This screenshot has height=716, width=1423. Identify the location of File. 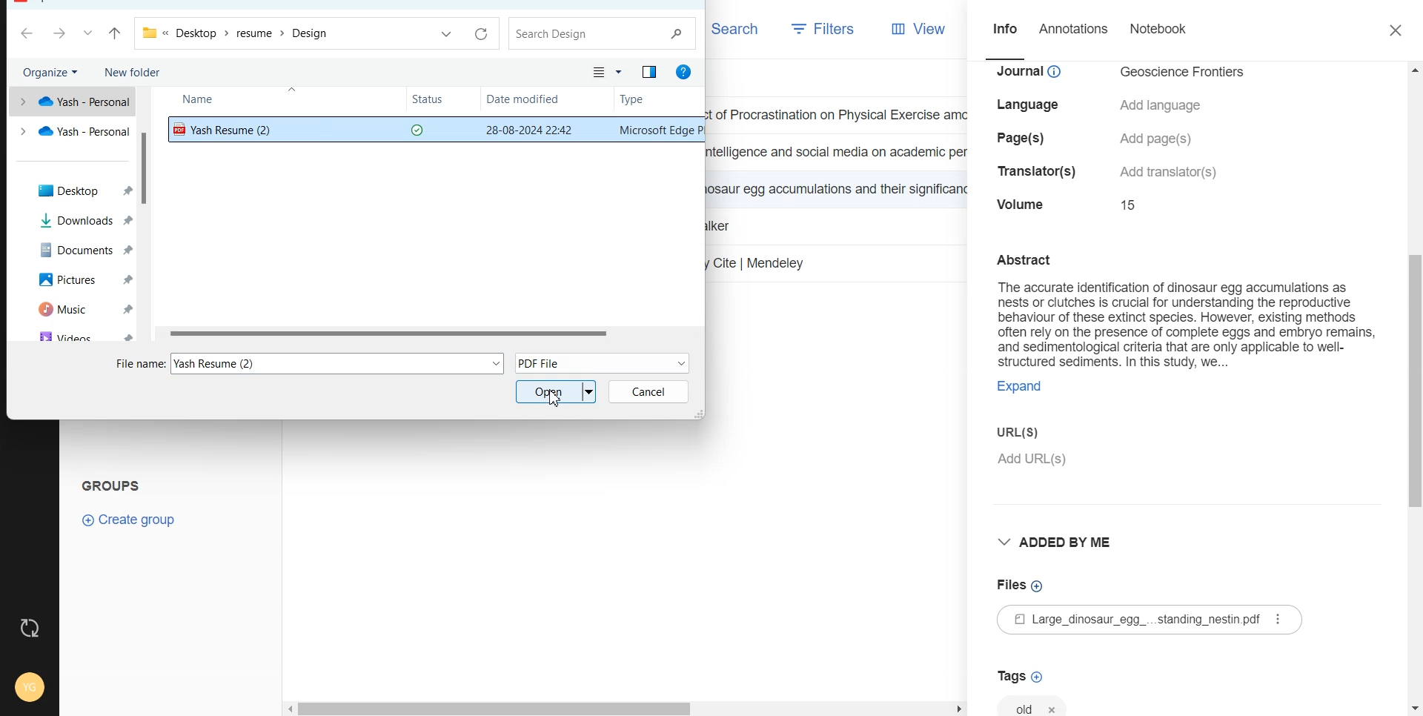
(1127, 621).